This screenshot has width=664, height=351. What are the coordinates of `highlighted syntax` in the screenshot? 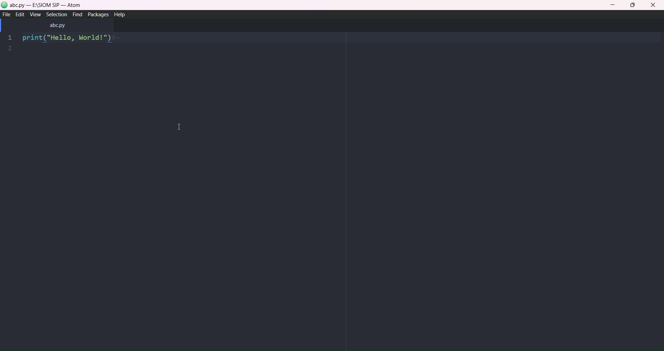 It's located at (67, 39).